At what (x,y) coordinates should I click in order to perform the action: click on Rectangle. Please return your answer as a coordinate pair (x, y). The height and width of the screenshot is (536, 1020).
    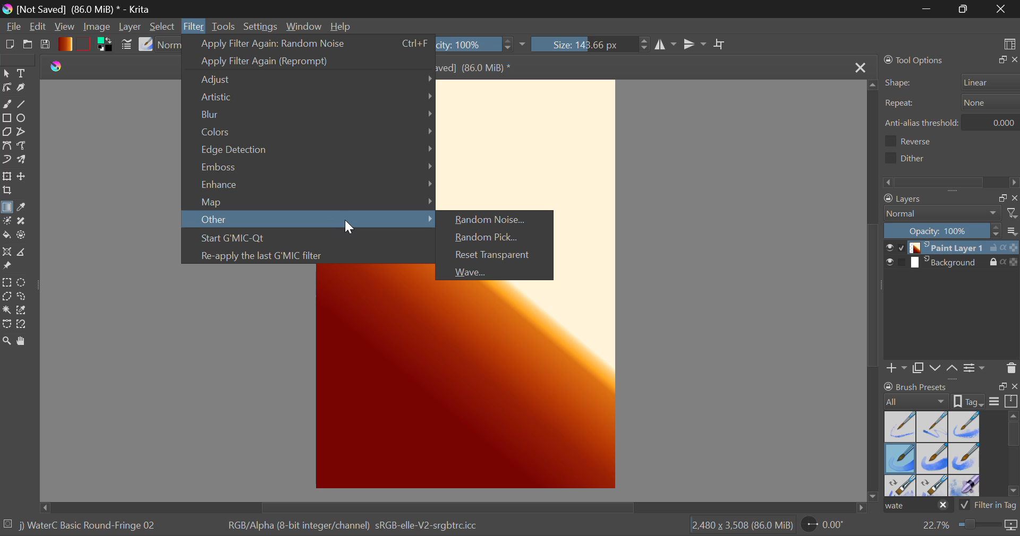
    Looking at the image, I should click on (6, 118).